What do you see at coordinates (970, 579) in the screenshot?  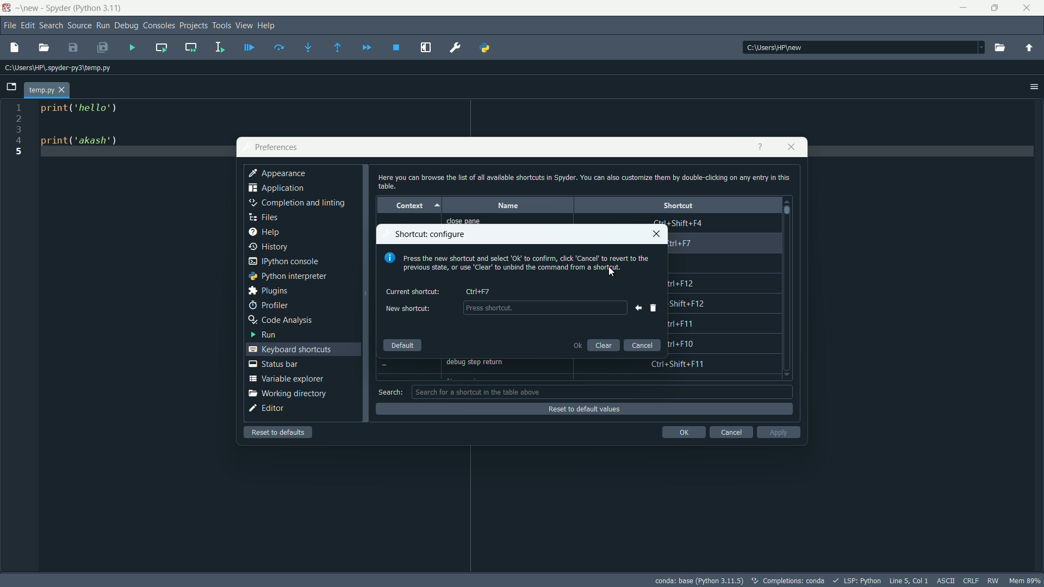 I see `file eol status` at bounding box center [970, 579].